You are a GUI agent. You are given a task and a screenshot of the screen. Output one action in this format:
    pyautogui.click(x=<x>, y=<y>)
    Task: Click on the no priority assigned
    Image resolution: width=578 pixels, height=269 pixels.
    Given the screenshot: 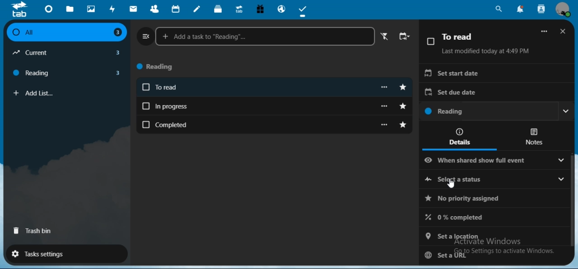 What is the action you would take?
    pyautogui.click(x=493, y=199)
    